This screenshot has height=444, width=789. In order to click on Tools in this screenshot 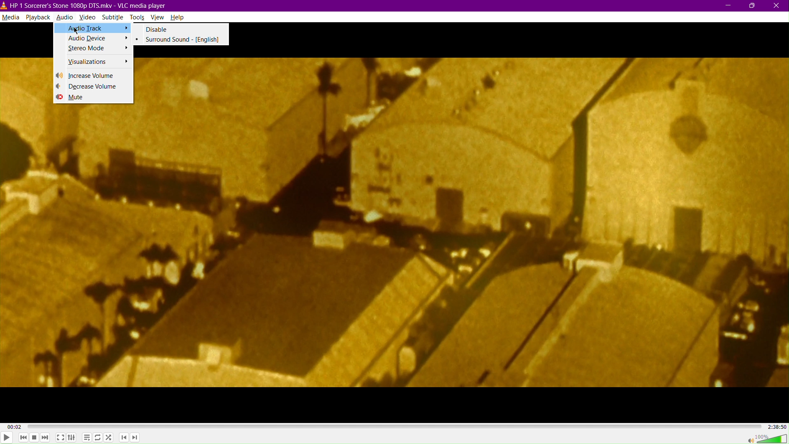, I will do `click(138, 18)`.